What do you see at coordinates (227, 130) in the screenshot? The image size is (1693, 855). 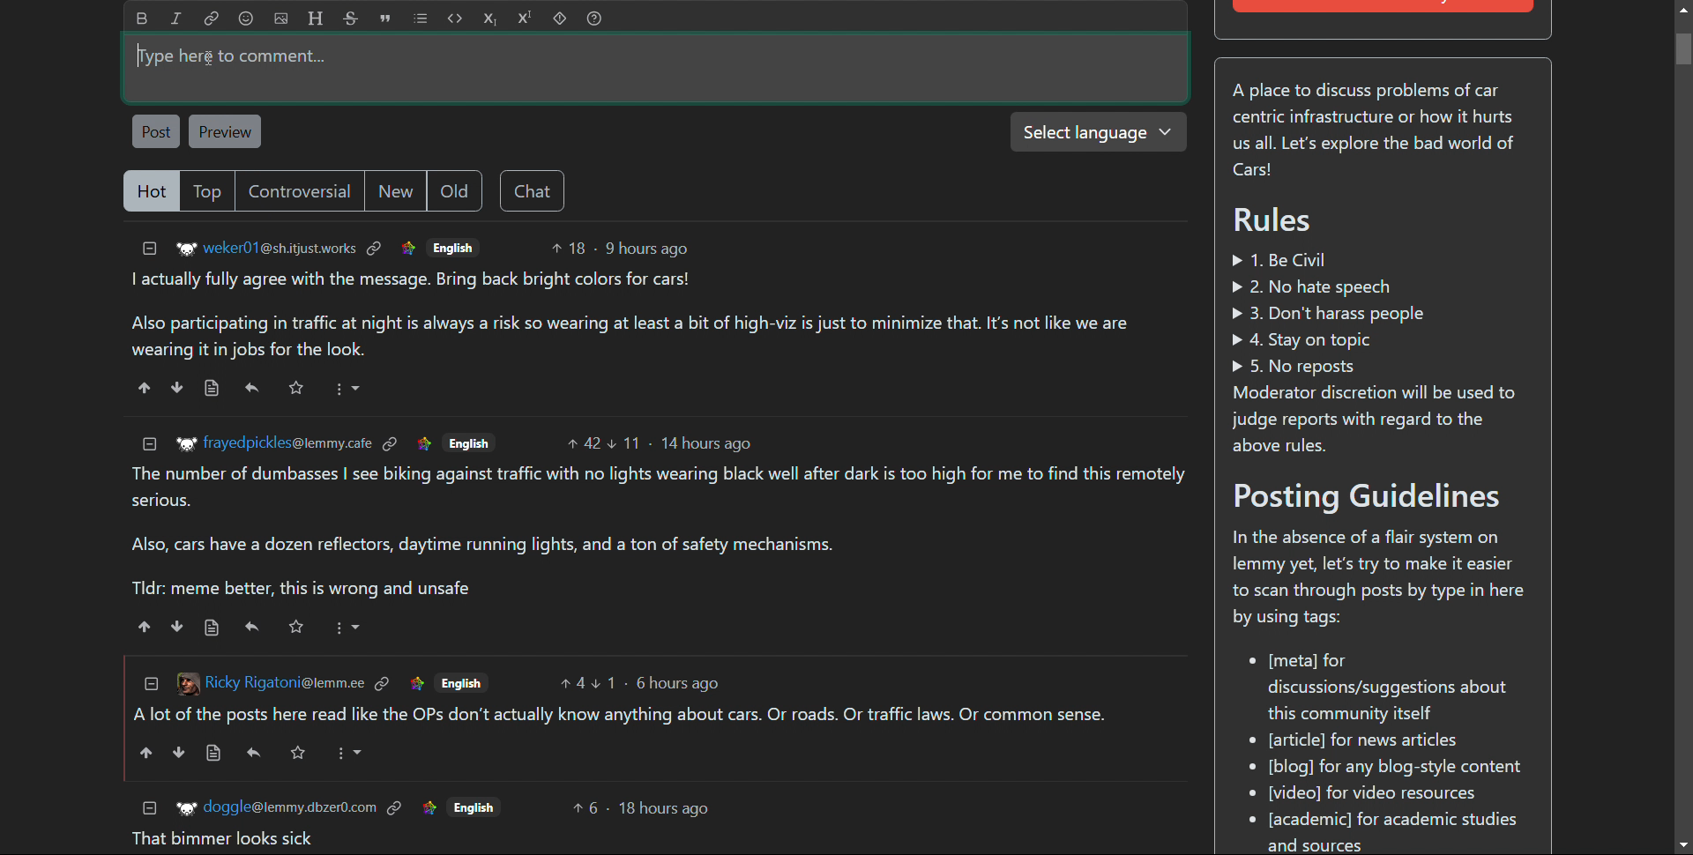 I see `preview` at bounding box center [227, 130].